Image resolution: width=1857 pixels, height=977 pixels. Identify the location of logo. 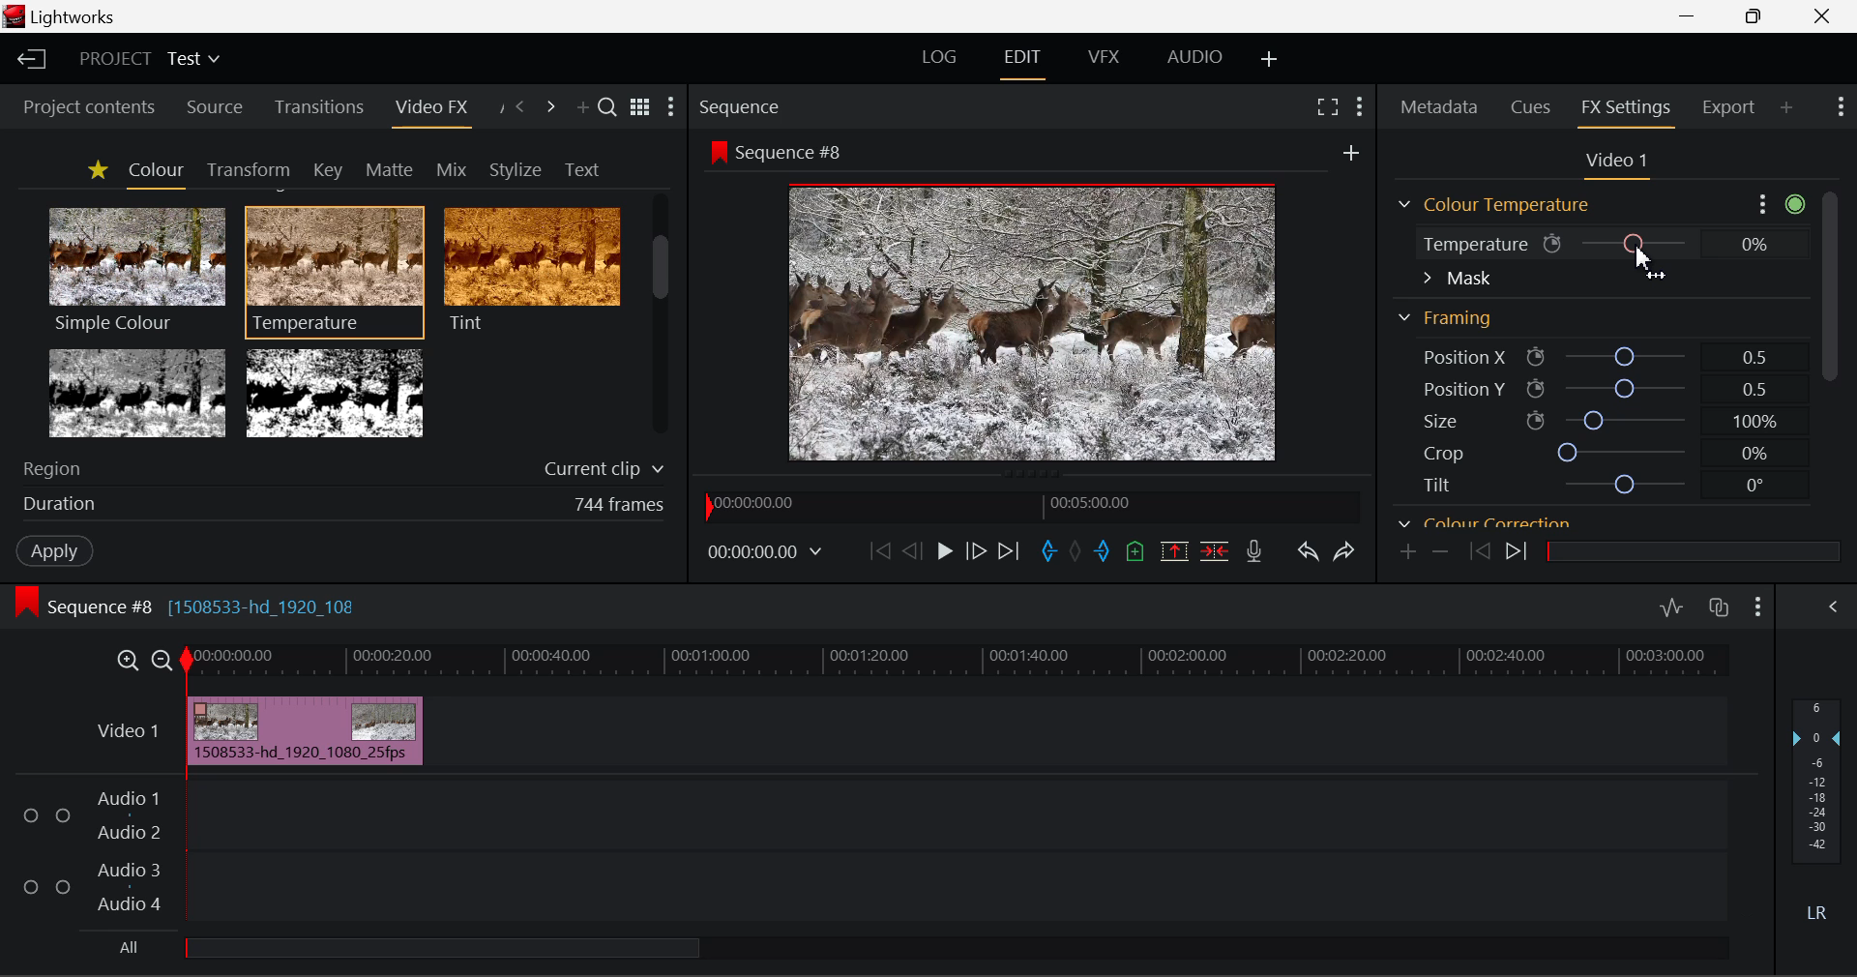
(14, 16).